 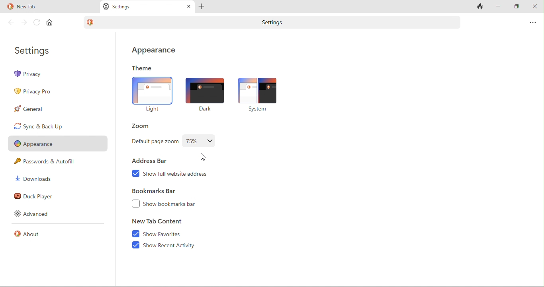 I want to click on close, so click(x=187, y=6).